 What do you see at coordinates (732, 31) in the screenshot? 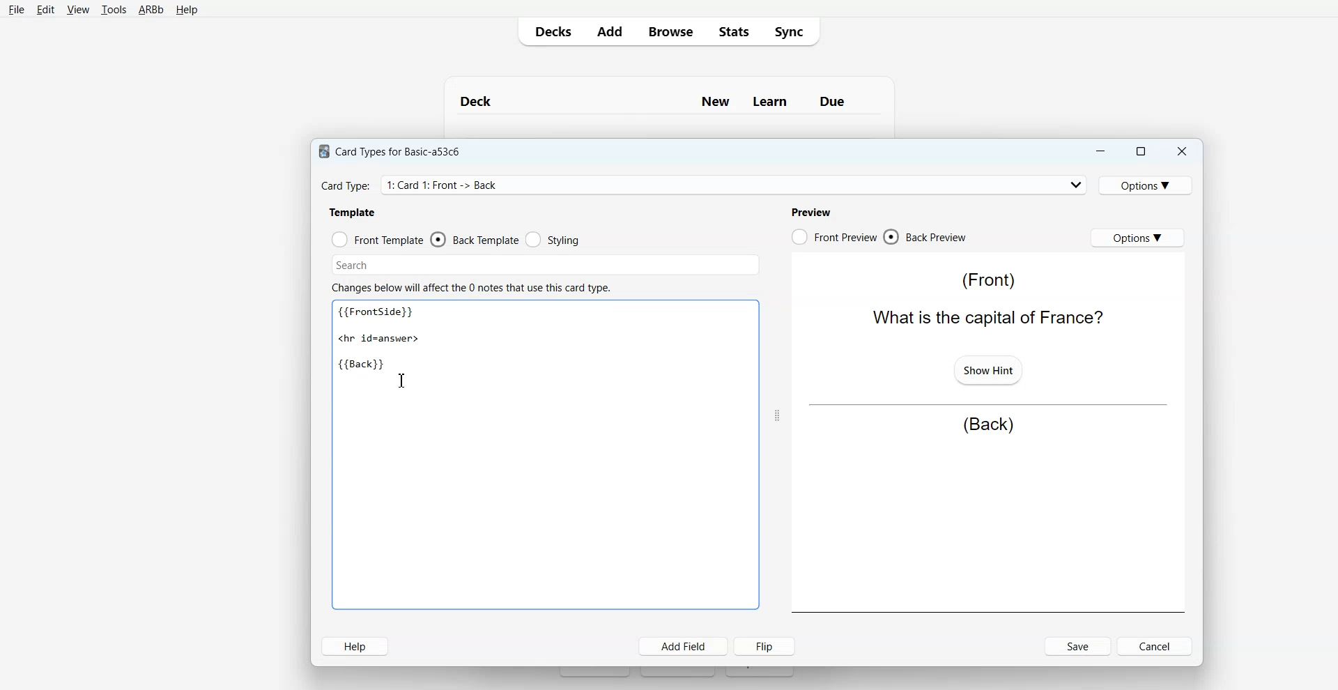
I see `Stats` at bounding box center [732, 31].